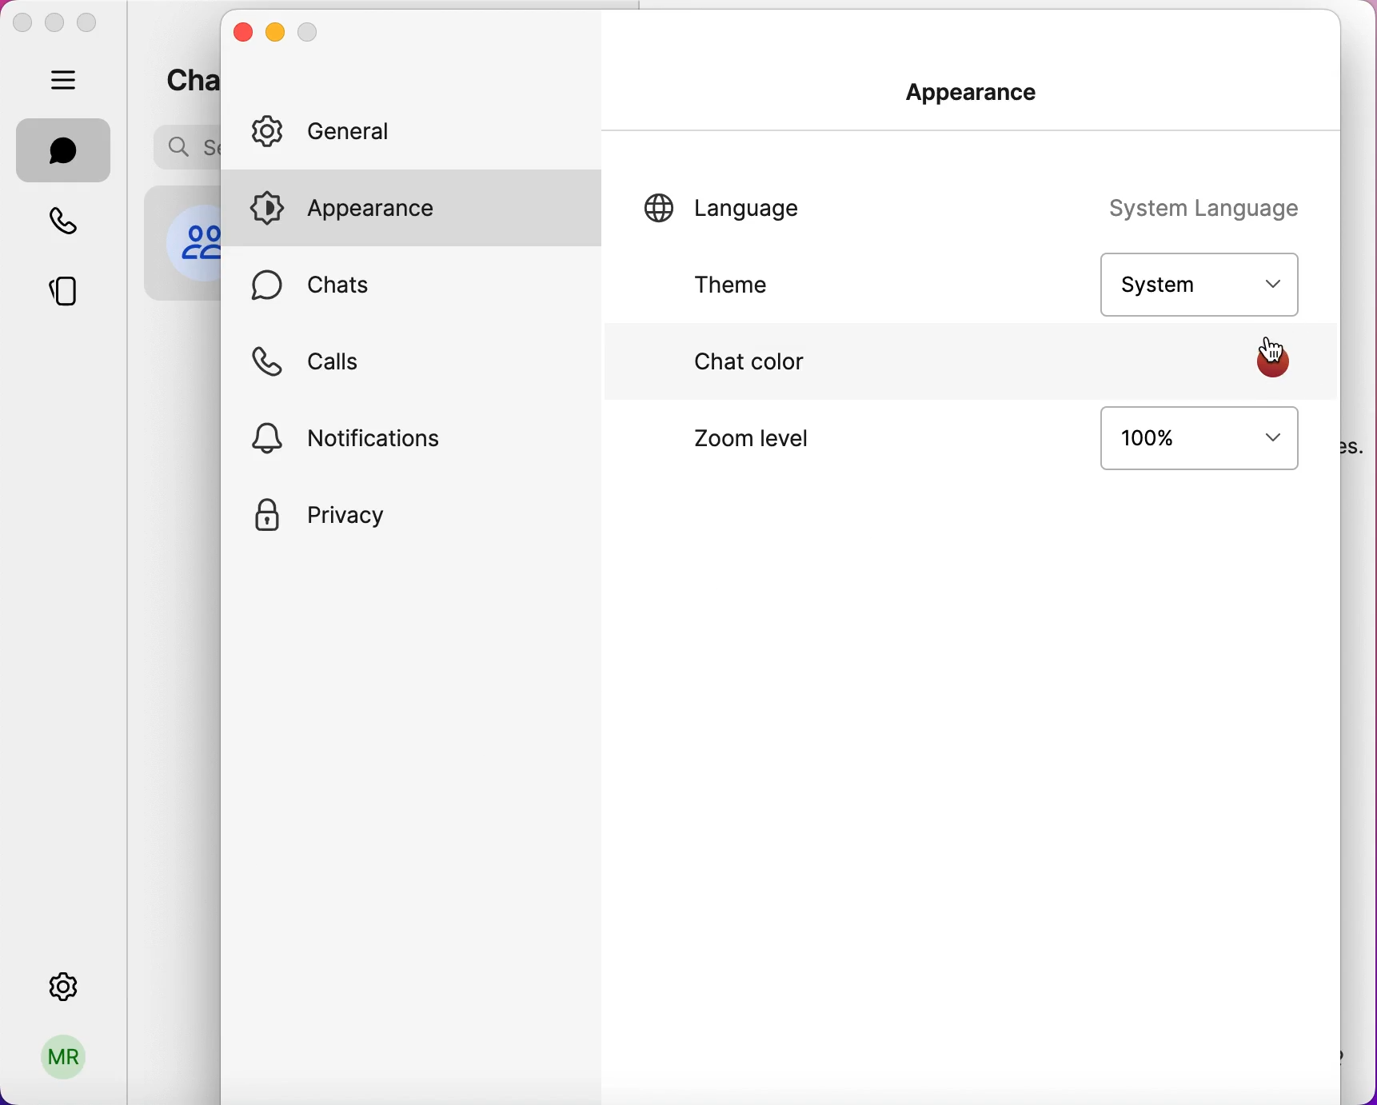 The width and height of the screenshot is (1377, 1105). Describe the element at coordinates (76, 285) in the screenshot. I see `stories` at that location.